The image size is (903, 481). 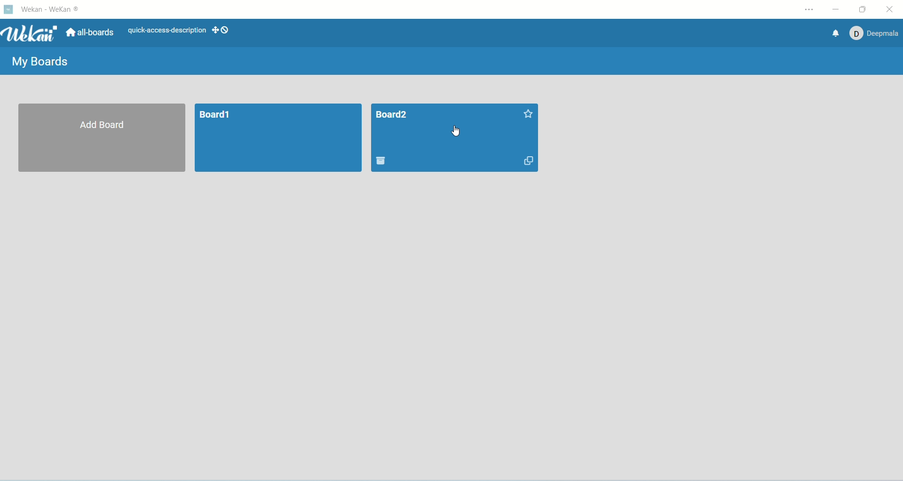 I want to click on cursor, so click(x=458, y=131).